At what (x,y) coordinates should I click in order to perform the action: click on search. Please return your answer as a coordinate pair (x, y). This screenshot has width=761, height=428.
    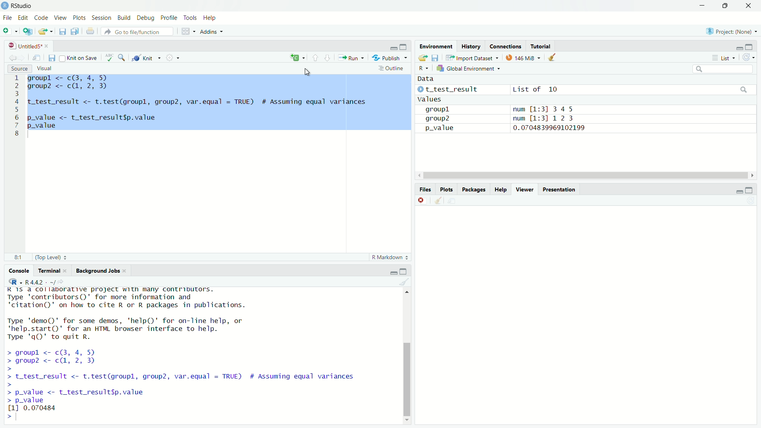
    Looking at the image, I should click on (721, 69).